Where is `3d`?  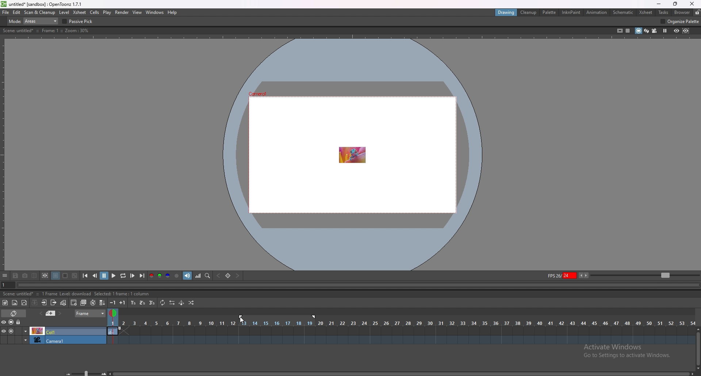 3d is located at coordinates (647, 30).